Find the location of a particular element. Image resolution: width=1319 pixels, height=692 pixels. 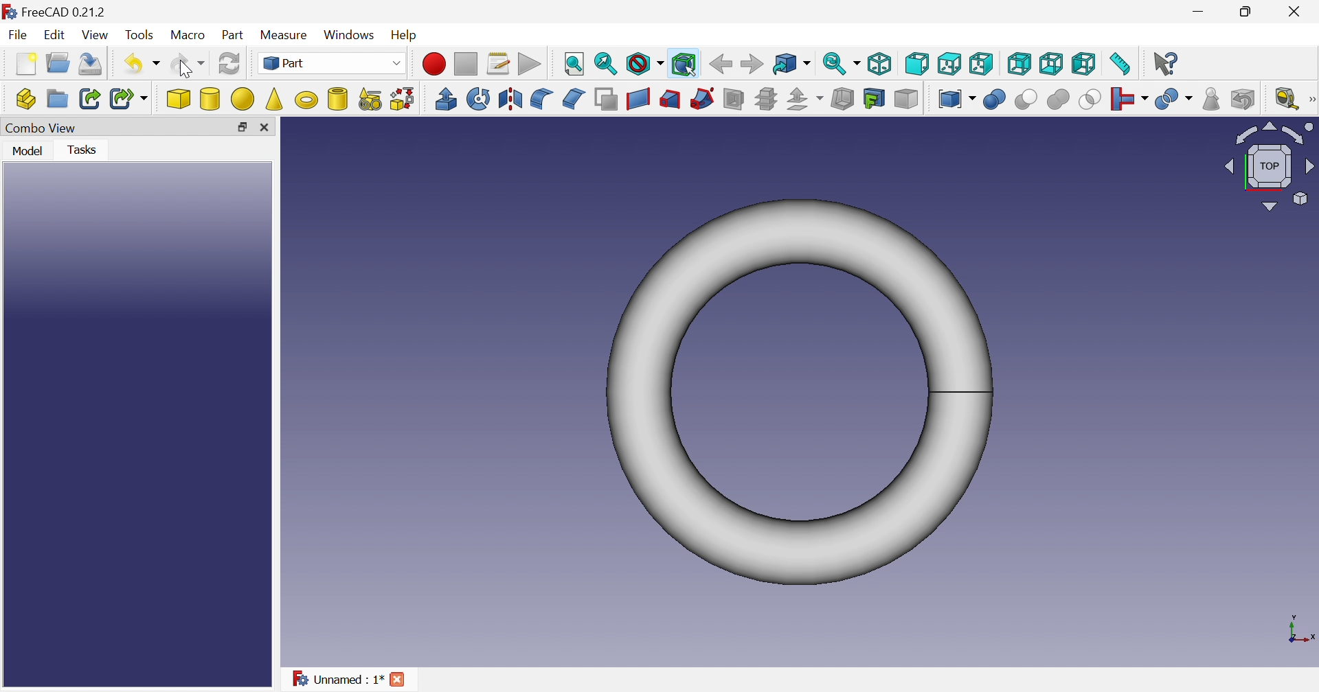

Compound tools is located at coordinates (955, 98).